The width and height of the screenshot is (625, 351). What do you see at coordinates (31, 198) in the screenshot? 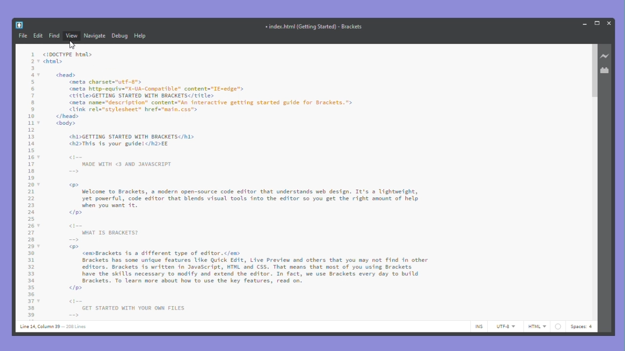
I see `22` at bounding box center [31, 198].